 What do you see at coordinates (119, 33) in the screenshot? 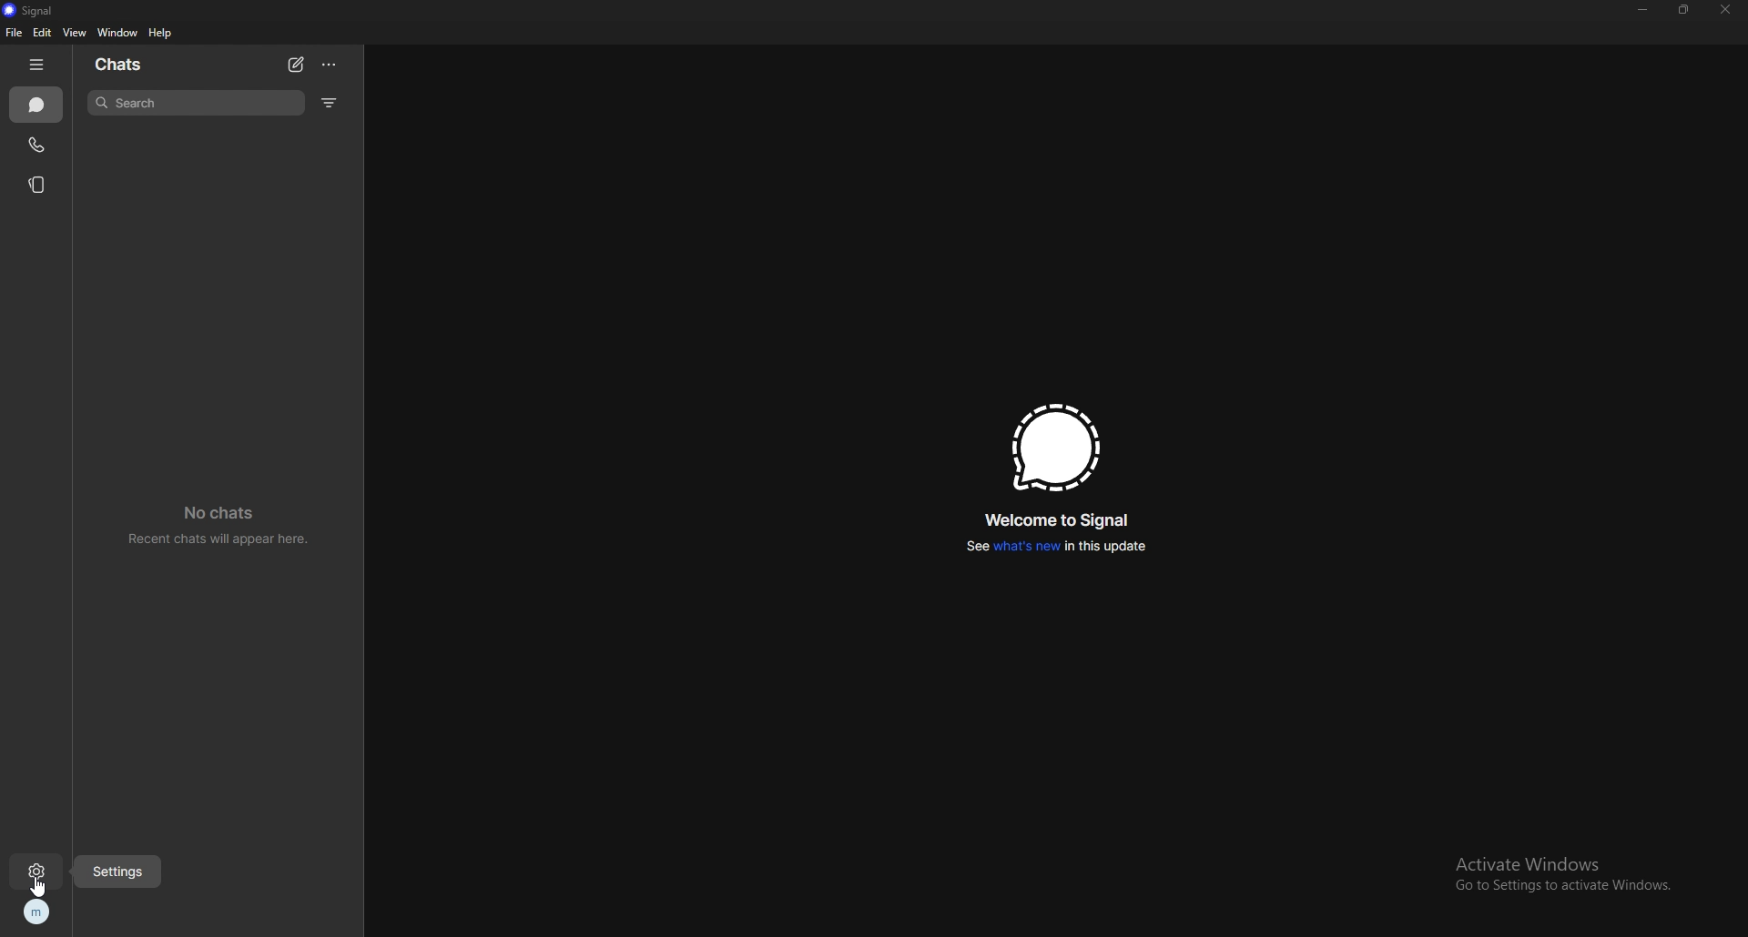
I see `window` at bounding box center [119, 33].